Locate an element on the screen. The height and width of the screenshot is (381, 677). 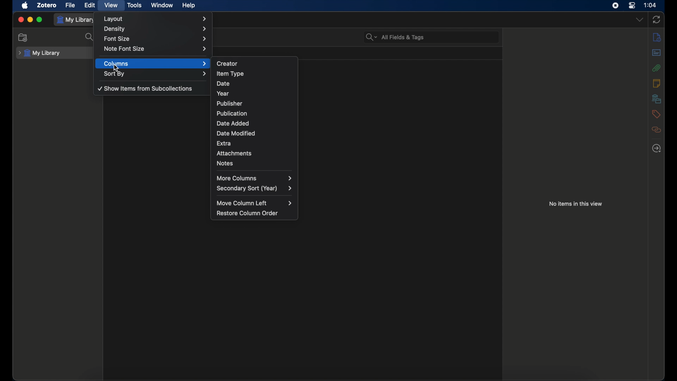
my library is located at coordinates (77, 20).